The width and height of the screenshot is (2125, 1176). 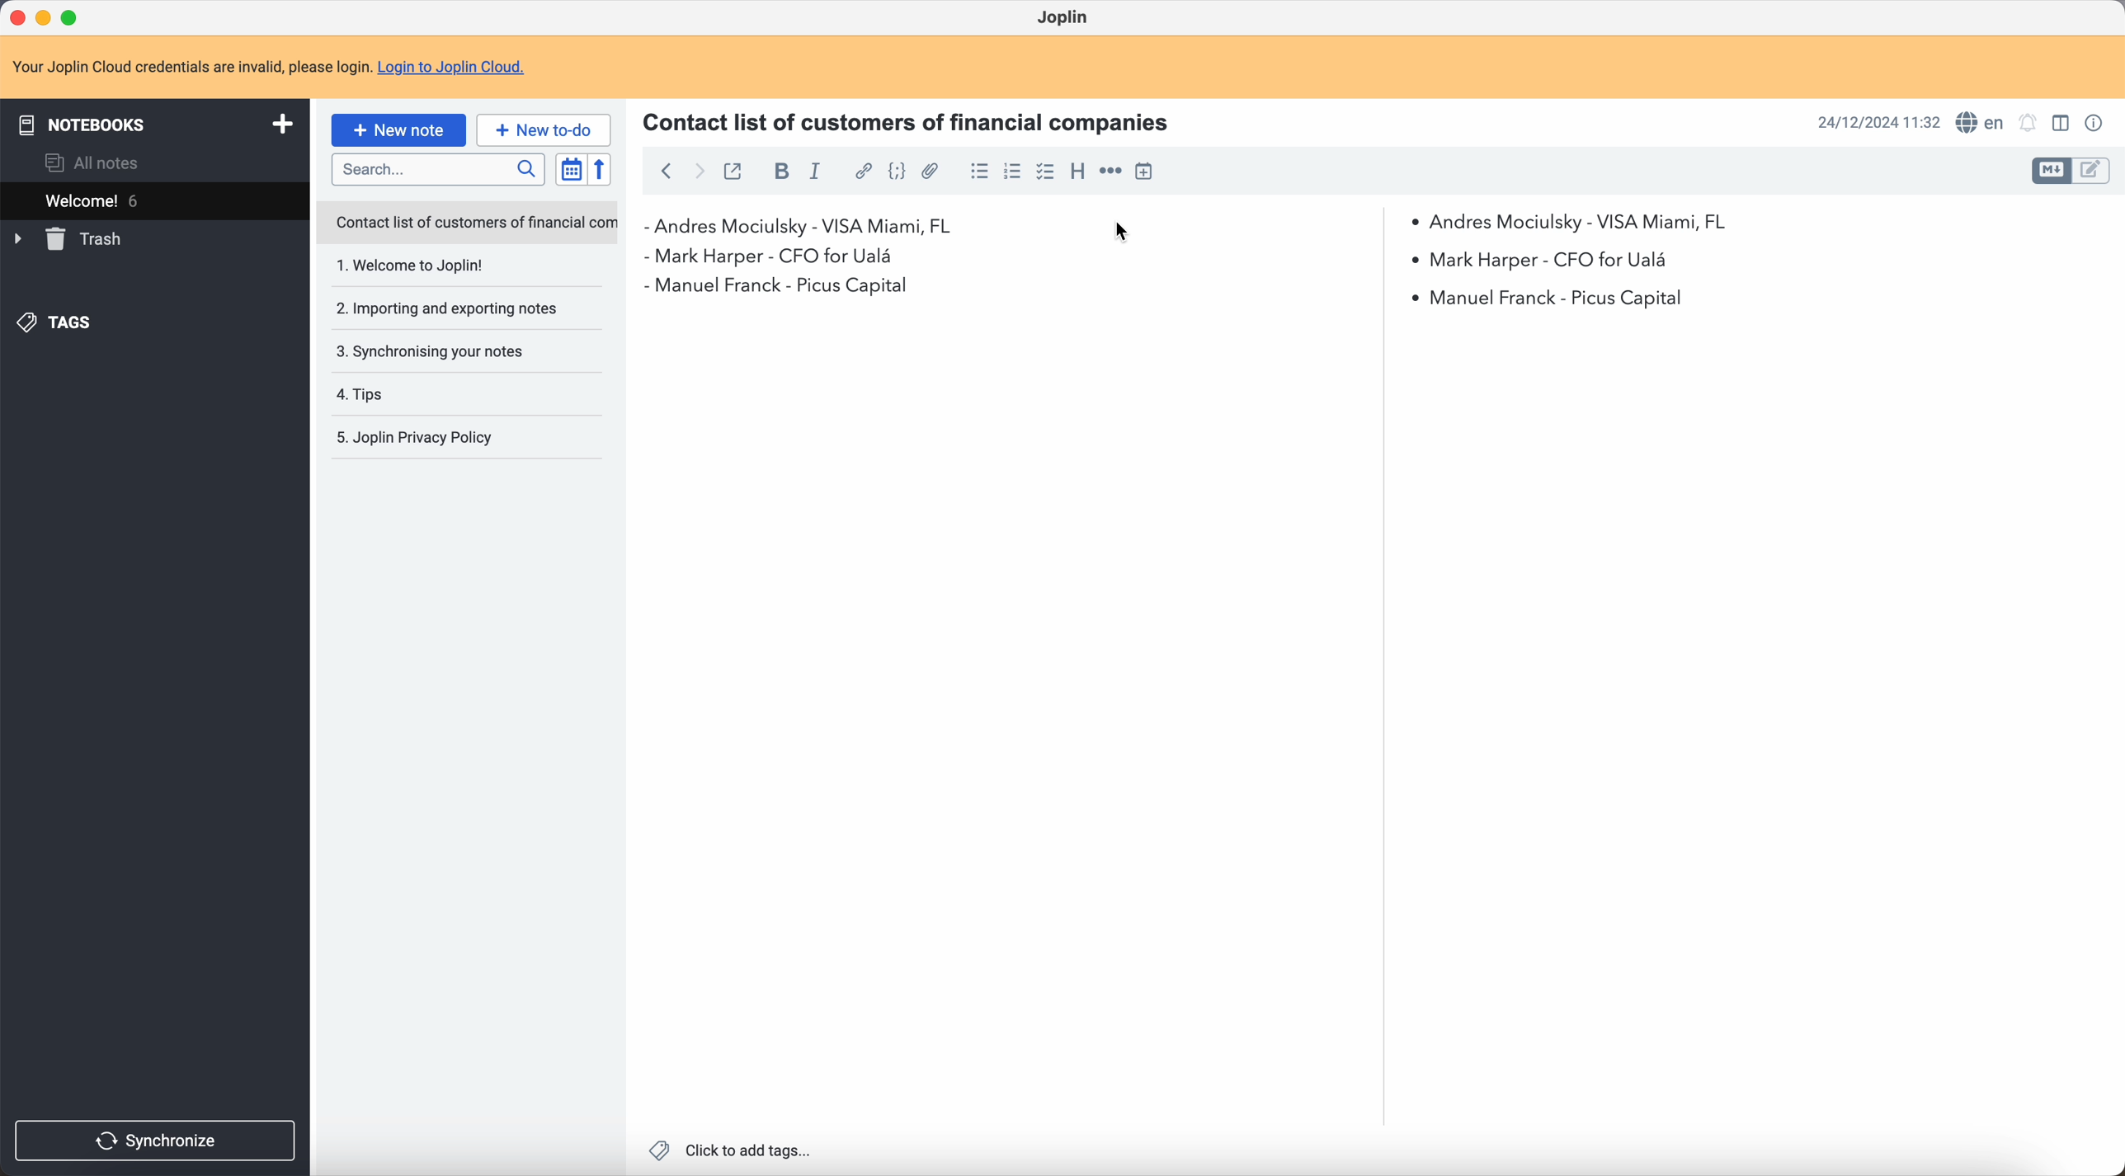 I want to click on first contact, so click(x=809, y=227).